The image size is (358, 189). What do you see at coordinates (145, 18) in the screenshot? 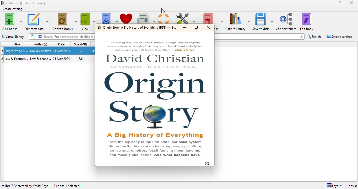
I see `fetch news` at bounding box center [145, 18].